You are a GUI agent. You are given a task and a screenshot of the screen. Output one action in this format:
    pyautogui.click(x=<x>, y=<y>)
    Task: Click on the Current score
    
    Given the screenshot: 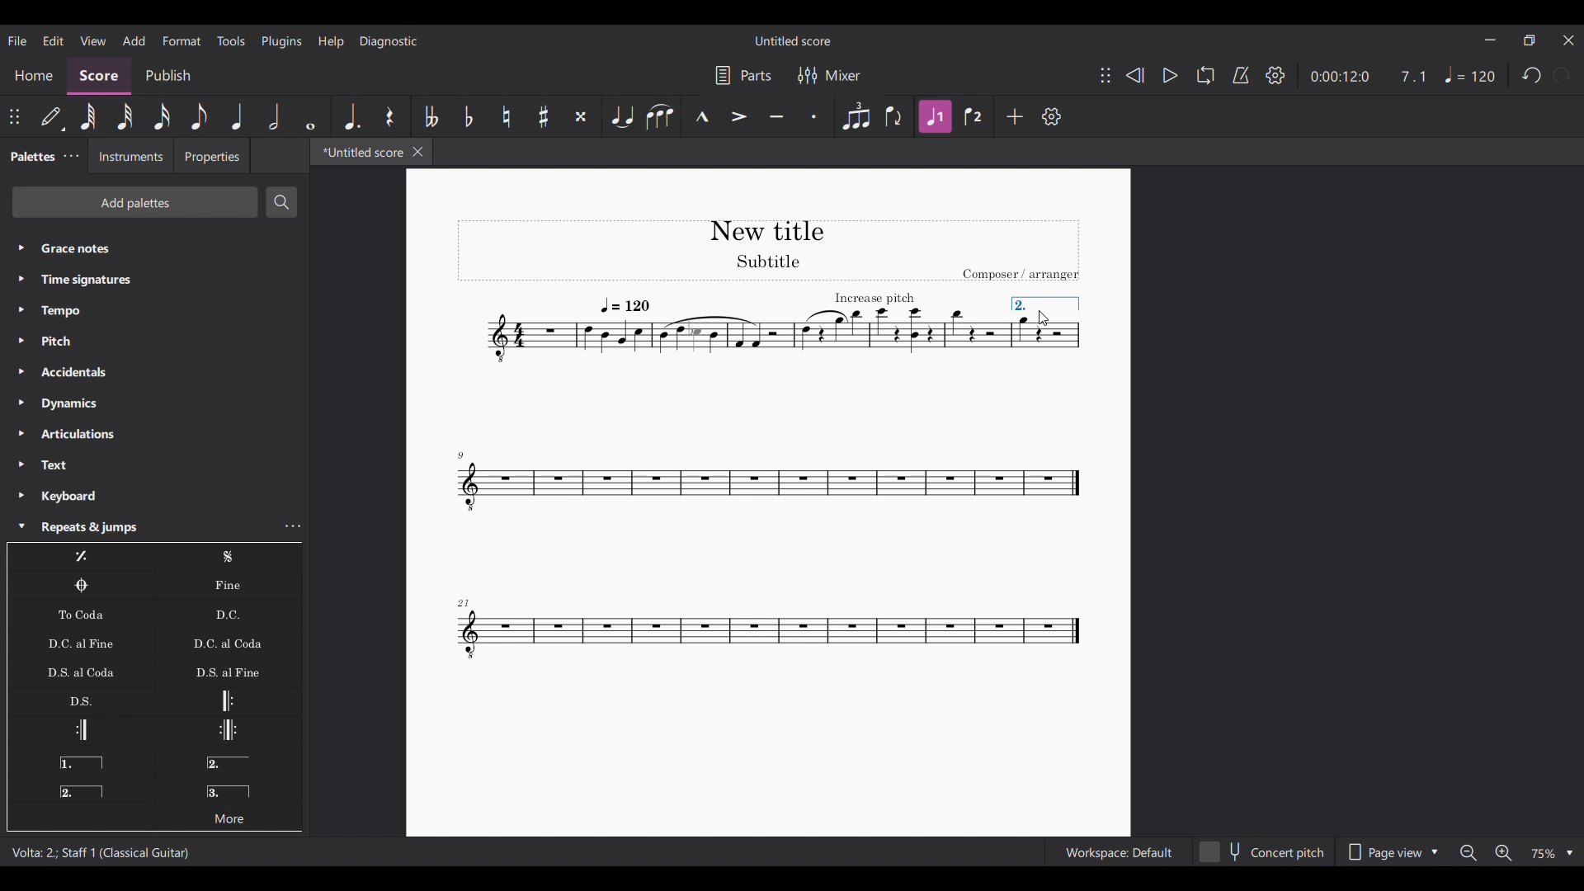 What is the action you would take?
    pyautogui.click(x=728, y=443)
    